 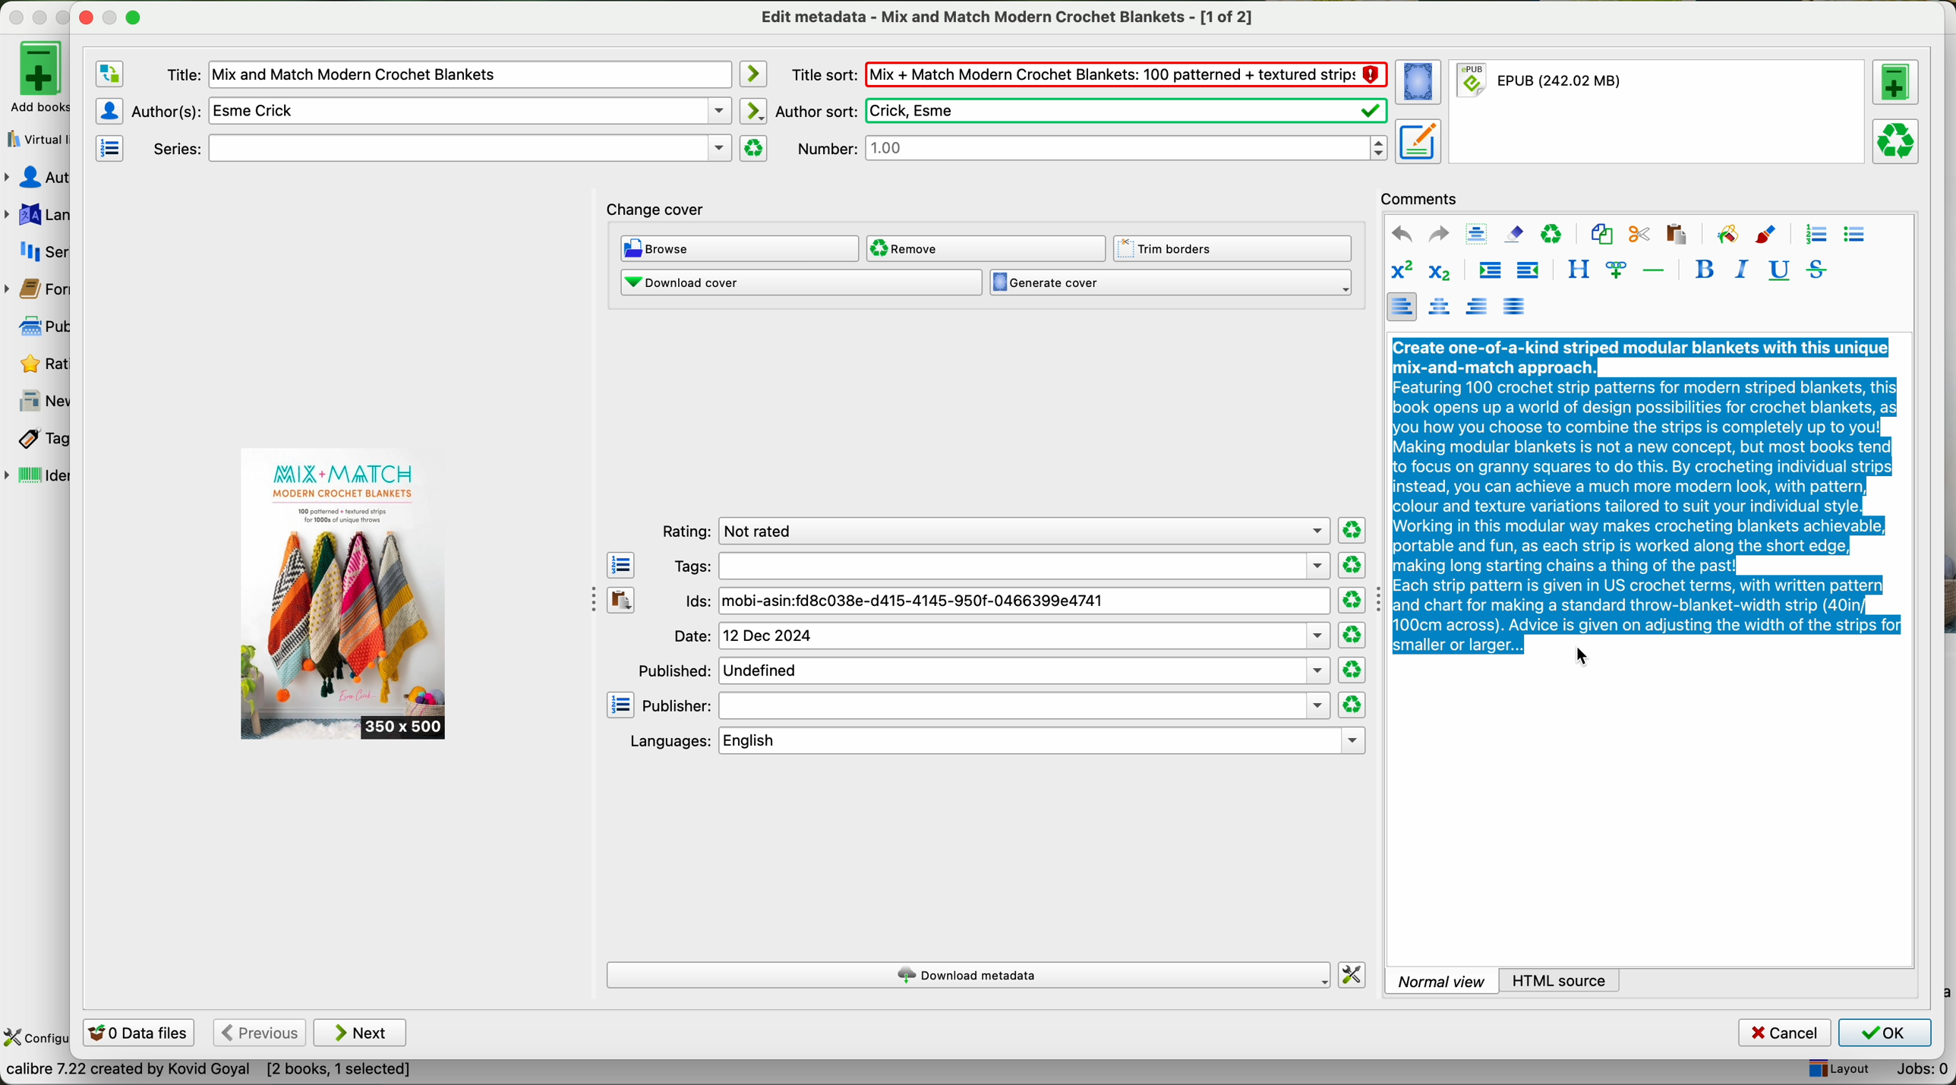 What do you see at coordinates (1585, 657) in the screenshot?
I see `cursor` at bounding box center [1585, 657].